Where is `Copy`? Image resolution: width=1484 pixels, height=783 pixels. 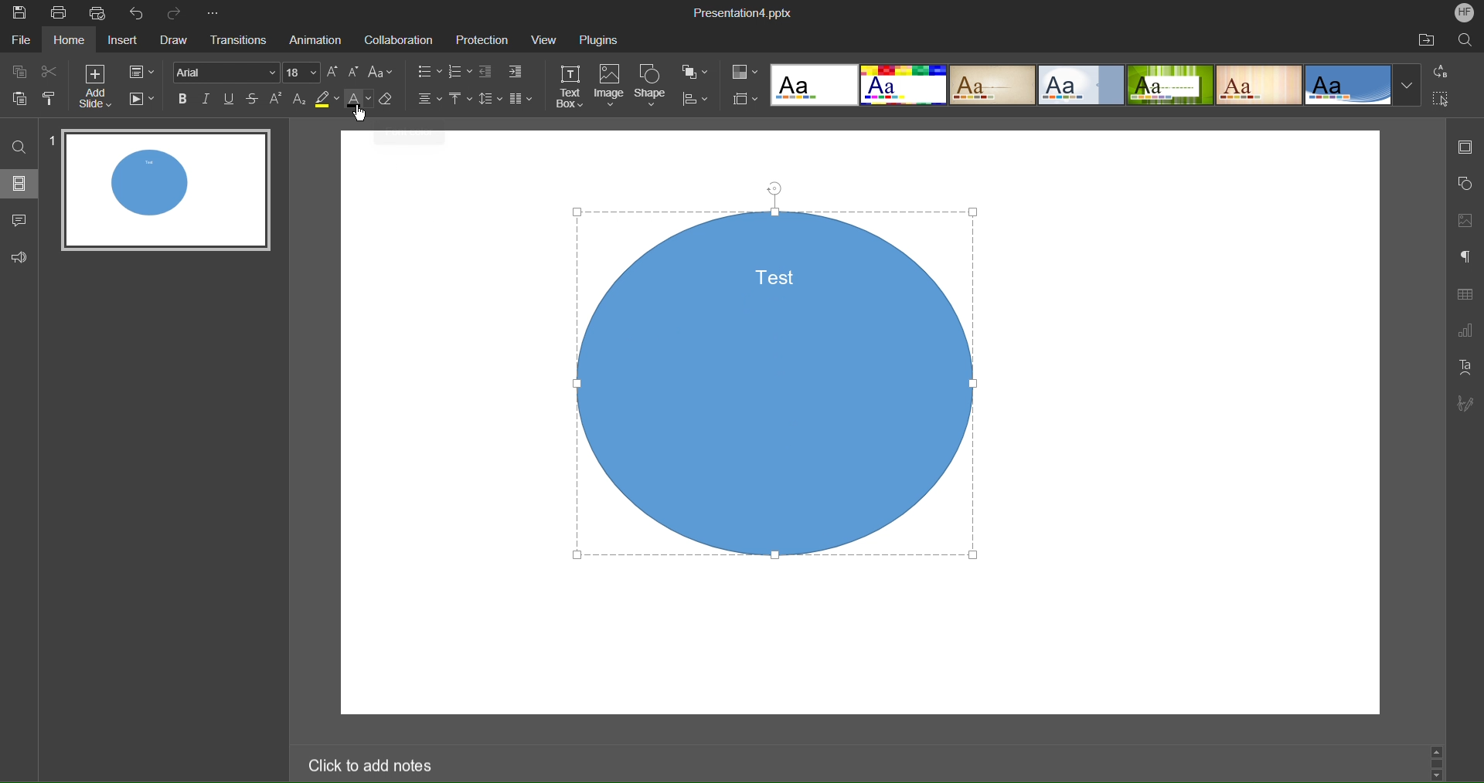
Copy is located at coordinates (19, 74).